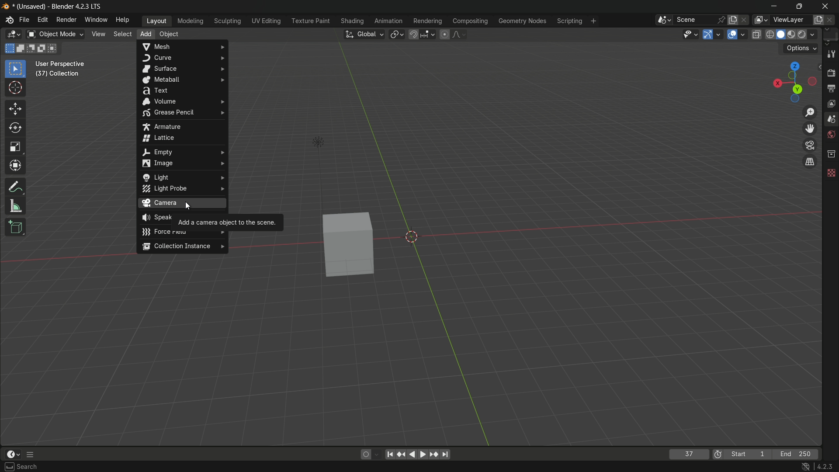 This screenshot has height=472, width=839. What do you see at coordinates (427, 21) in the screenshot?
I see `rendering menu` at bounding box center [427, 21].